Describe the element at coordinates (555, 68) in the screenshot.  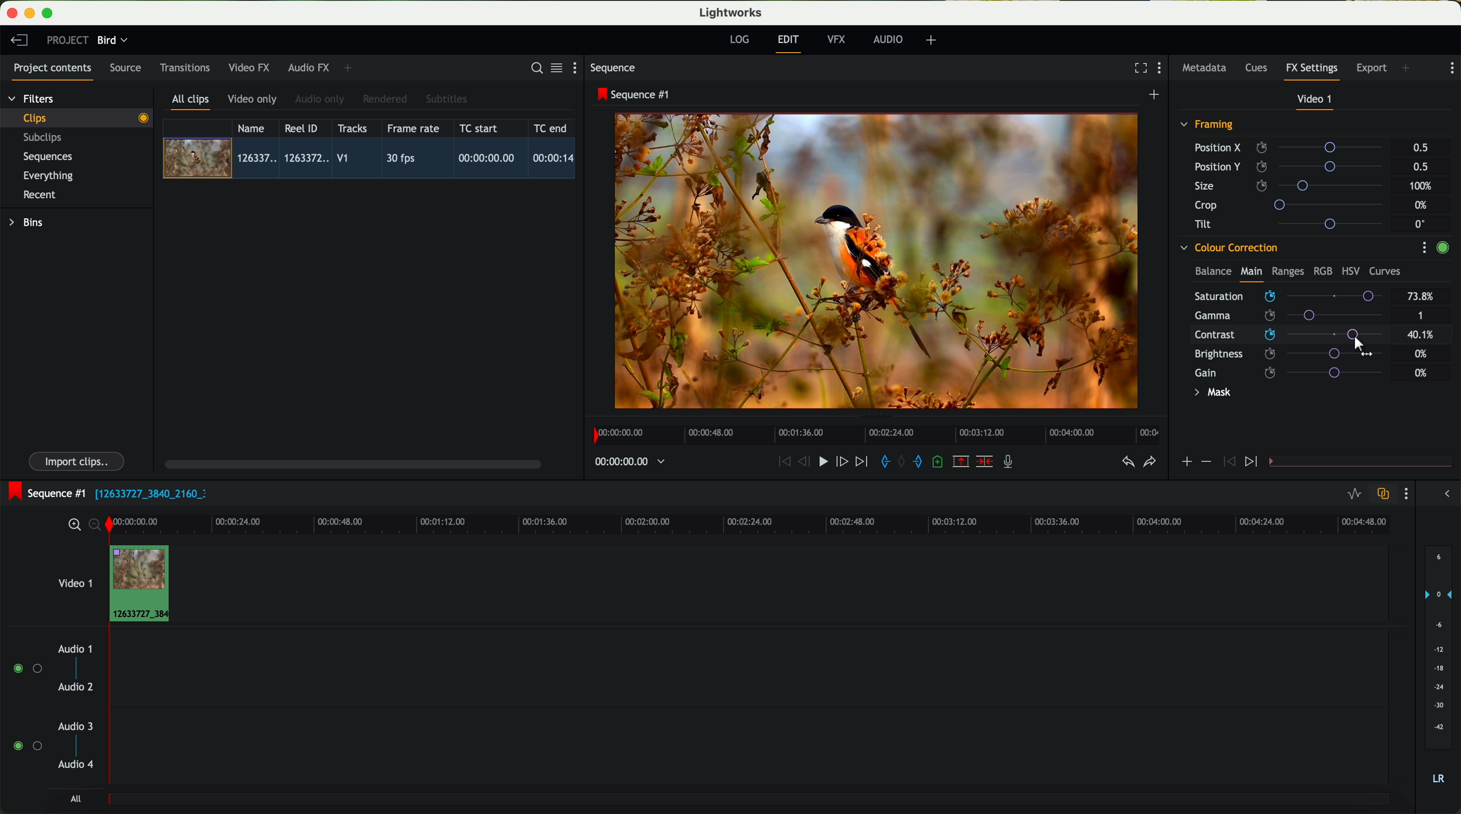
I see `toggle between list and title view` at that location.